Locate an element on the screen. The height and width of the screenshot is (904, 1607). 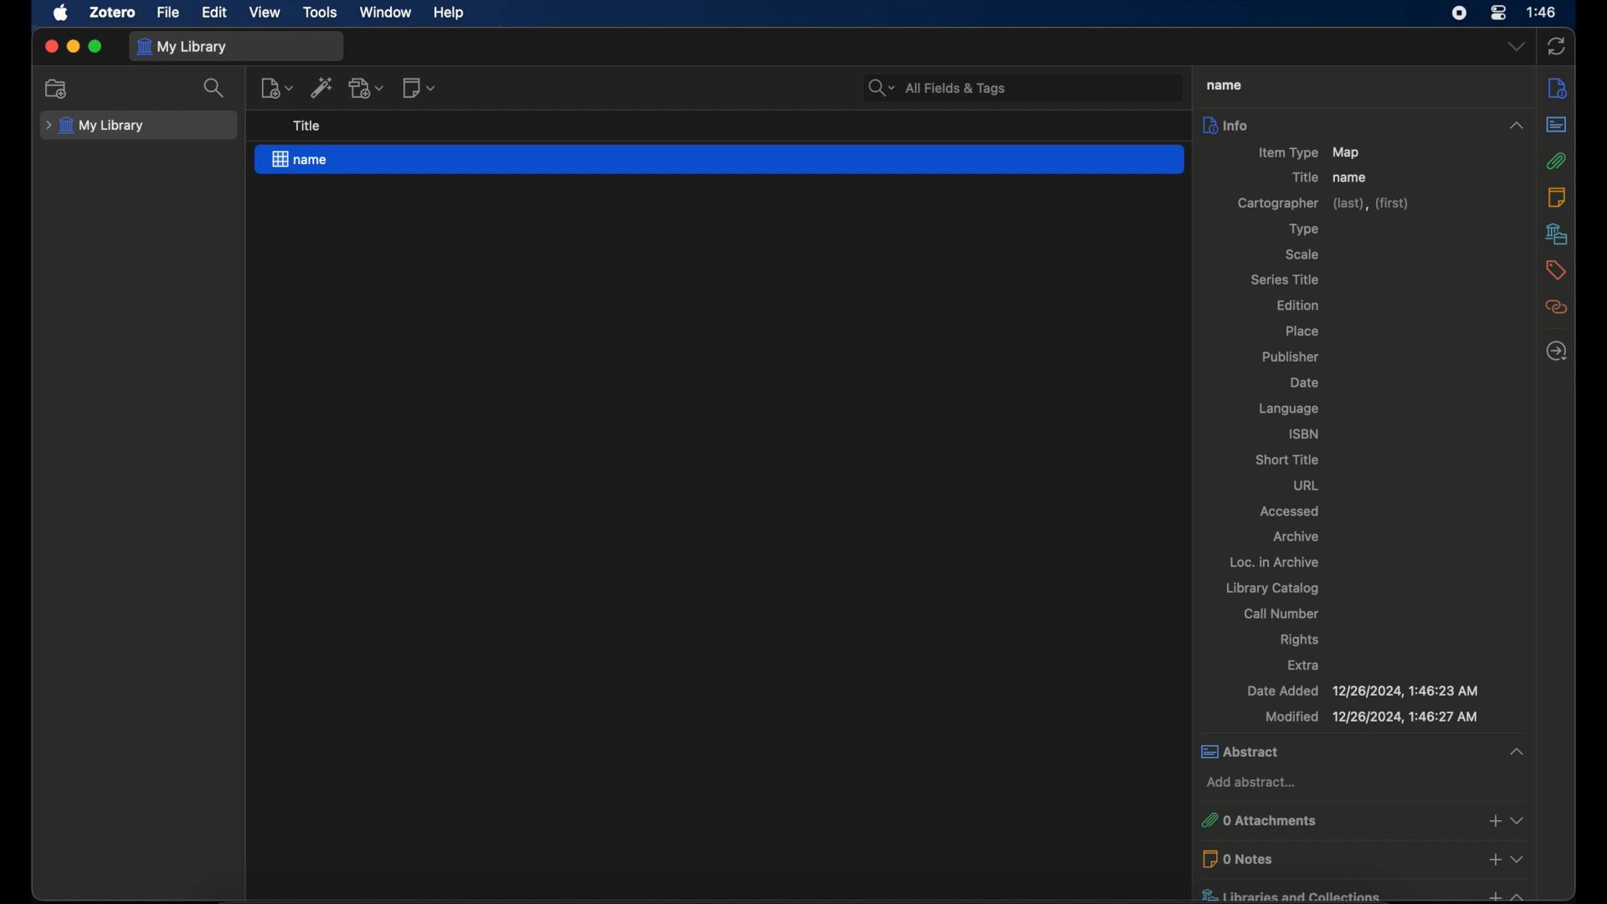
zotero is located at coordinates (112, 13).